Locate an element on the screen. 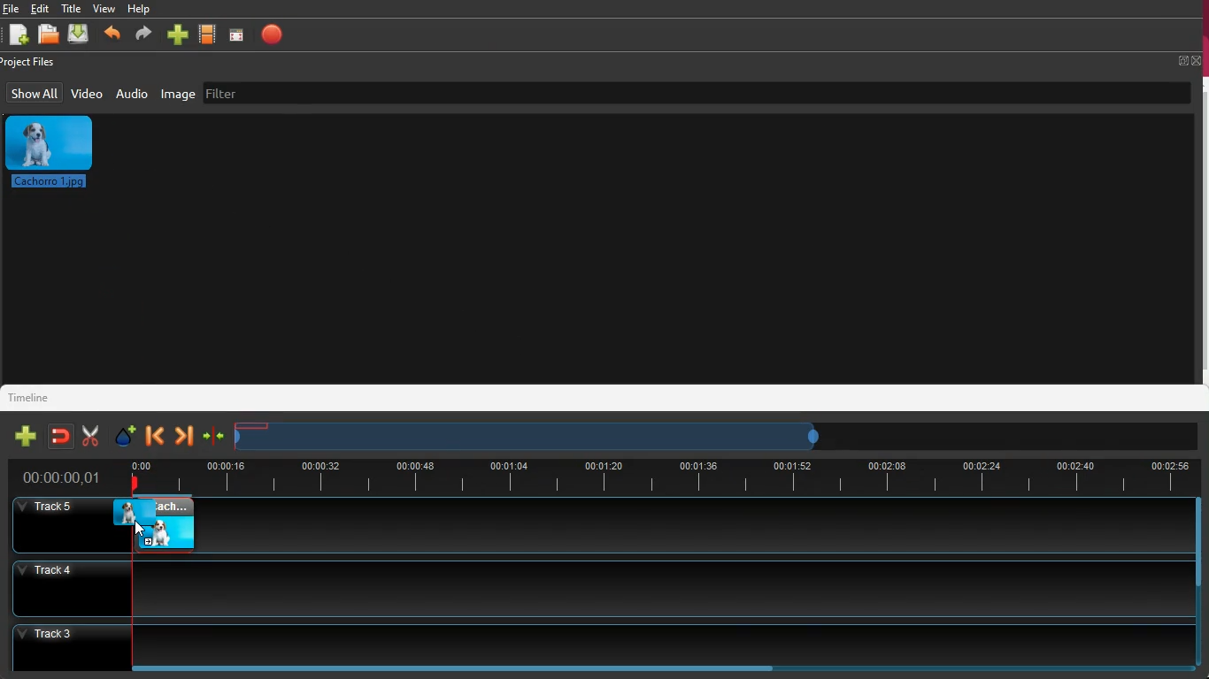 The width and height of the screenshot is (1209, 679). full screen is located at coordinates (1188, 61).